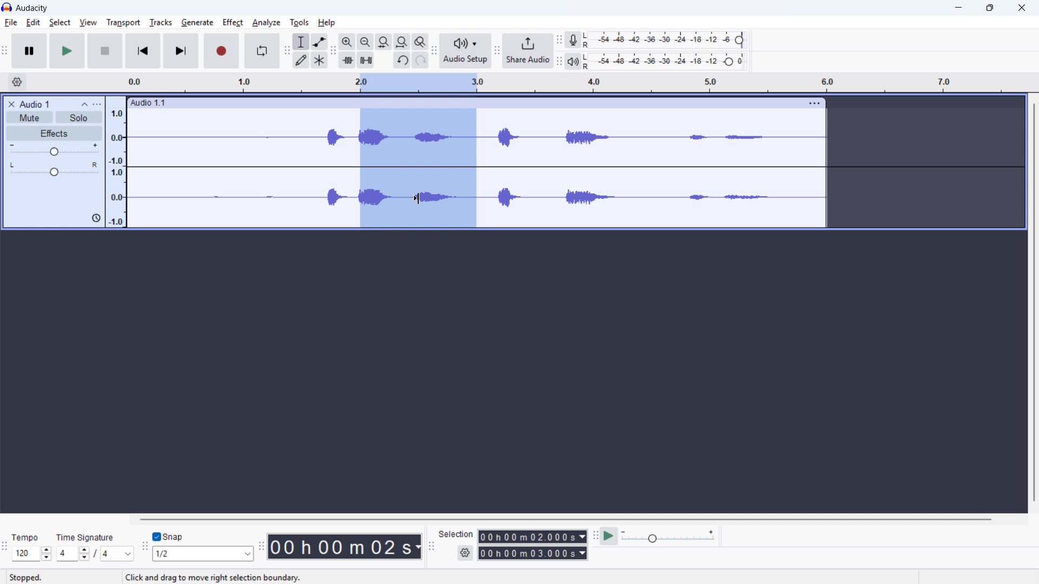 The height and width of the screenshot is (584, 1039). Describe the element at coordinates (196, 23) in the screenshot. I see `Generate` at that location.